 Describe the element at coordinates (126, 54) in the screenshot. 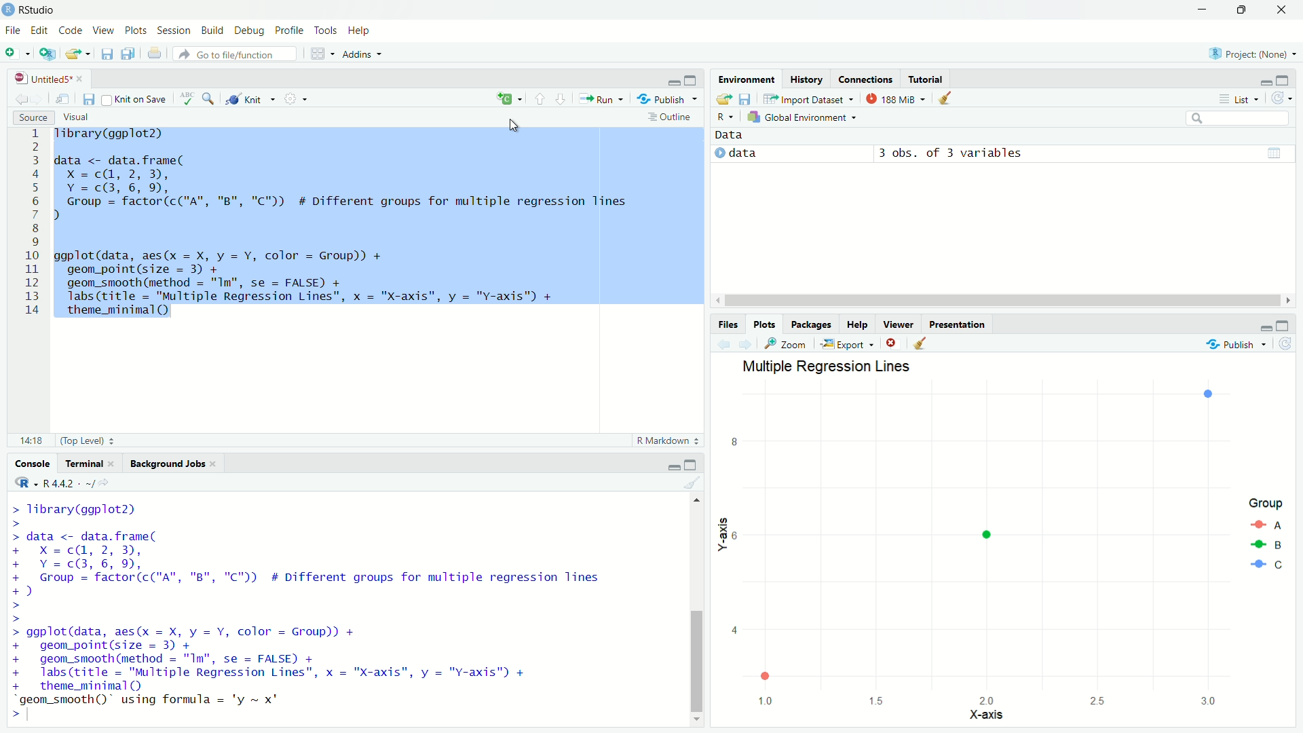

I see `files` at that location.